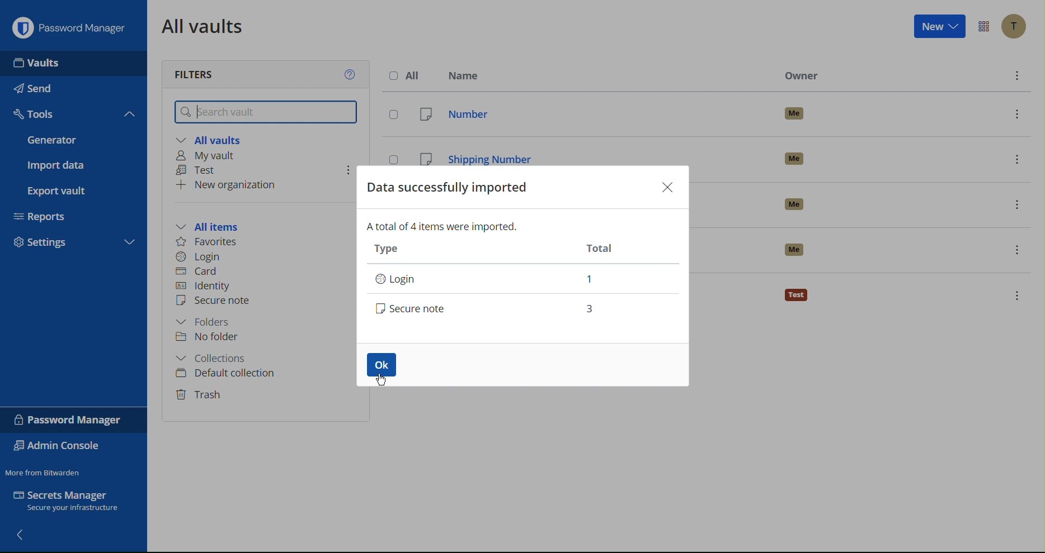 The image size is (1045, 553). Describe the element at coordinates (208, 155) in the screenshot. I see `My vault` at that location.